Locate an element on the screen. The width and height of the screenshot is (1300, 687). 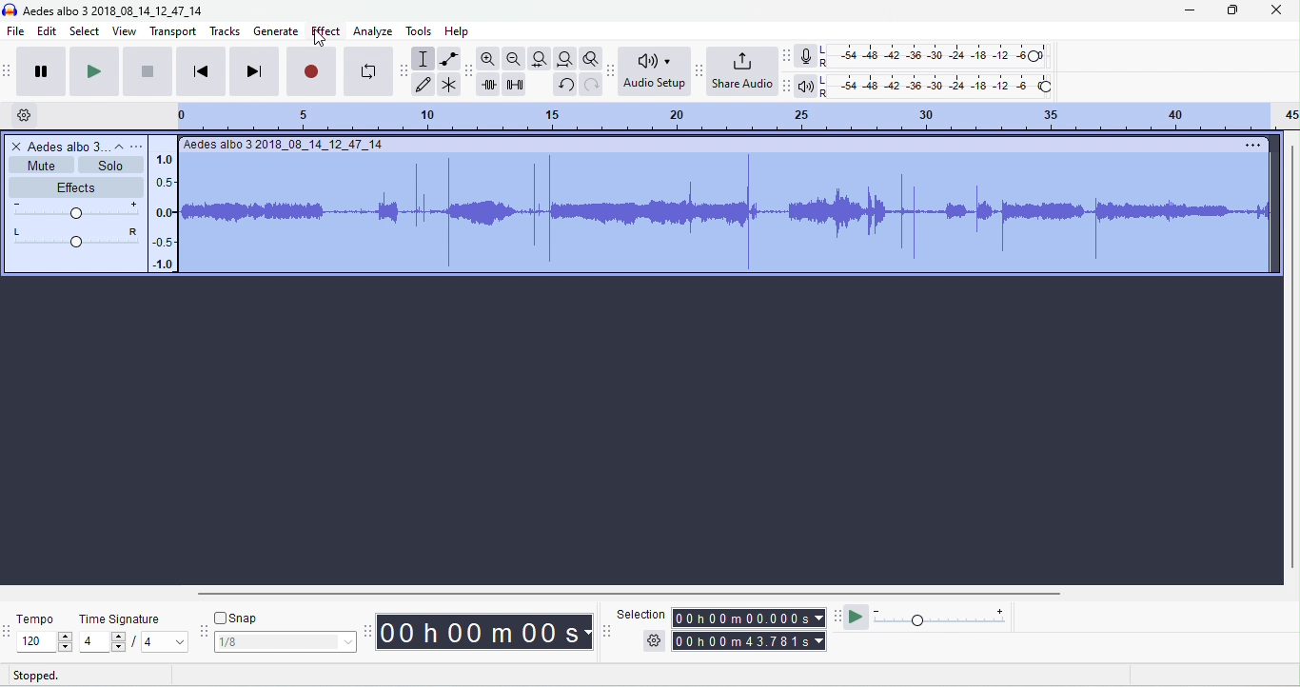
play at speed tool bra is located at coordinates (837, 619).